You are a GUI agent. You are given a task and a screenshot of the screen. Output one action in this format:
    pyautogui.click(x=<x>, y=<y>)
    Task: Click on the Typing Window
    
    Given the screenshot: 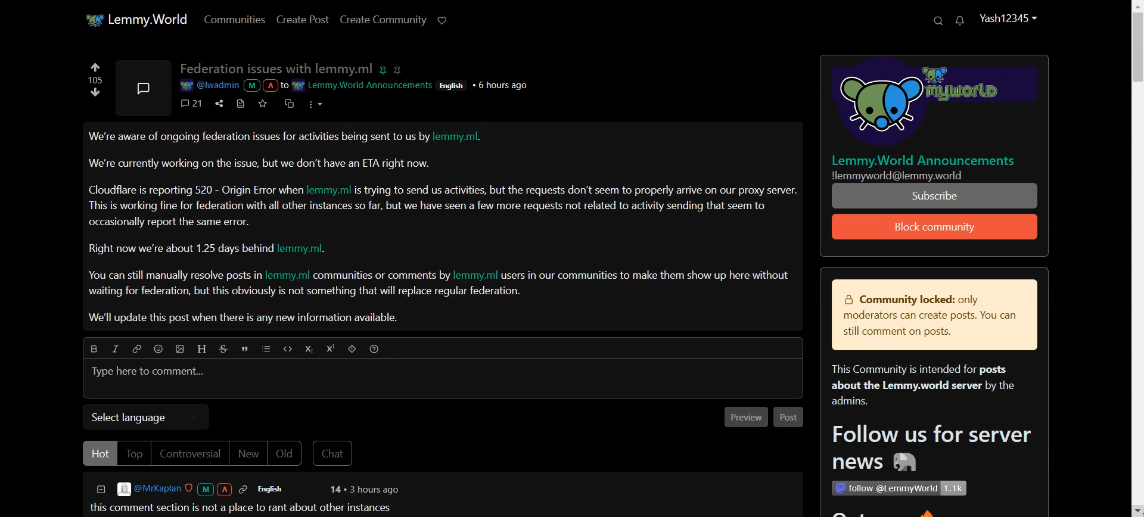 What is the action you would take?
    pyautogui.click(x=440, y=379)
    